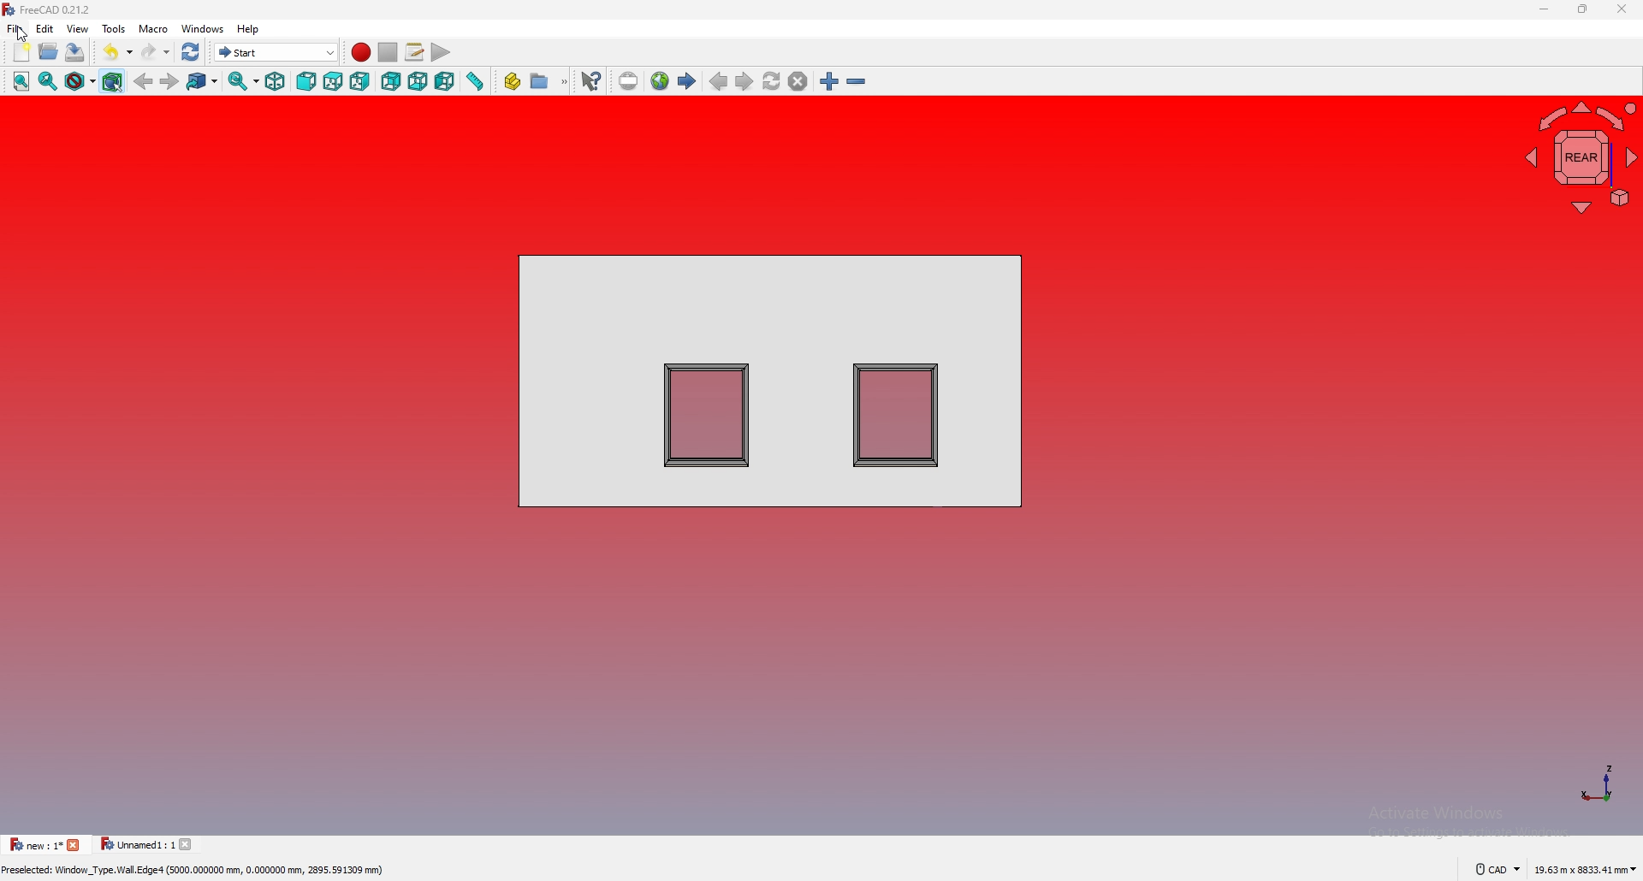 This screenshot has height=881, width=1643. I want to click on isometric, so click(277, 81).